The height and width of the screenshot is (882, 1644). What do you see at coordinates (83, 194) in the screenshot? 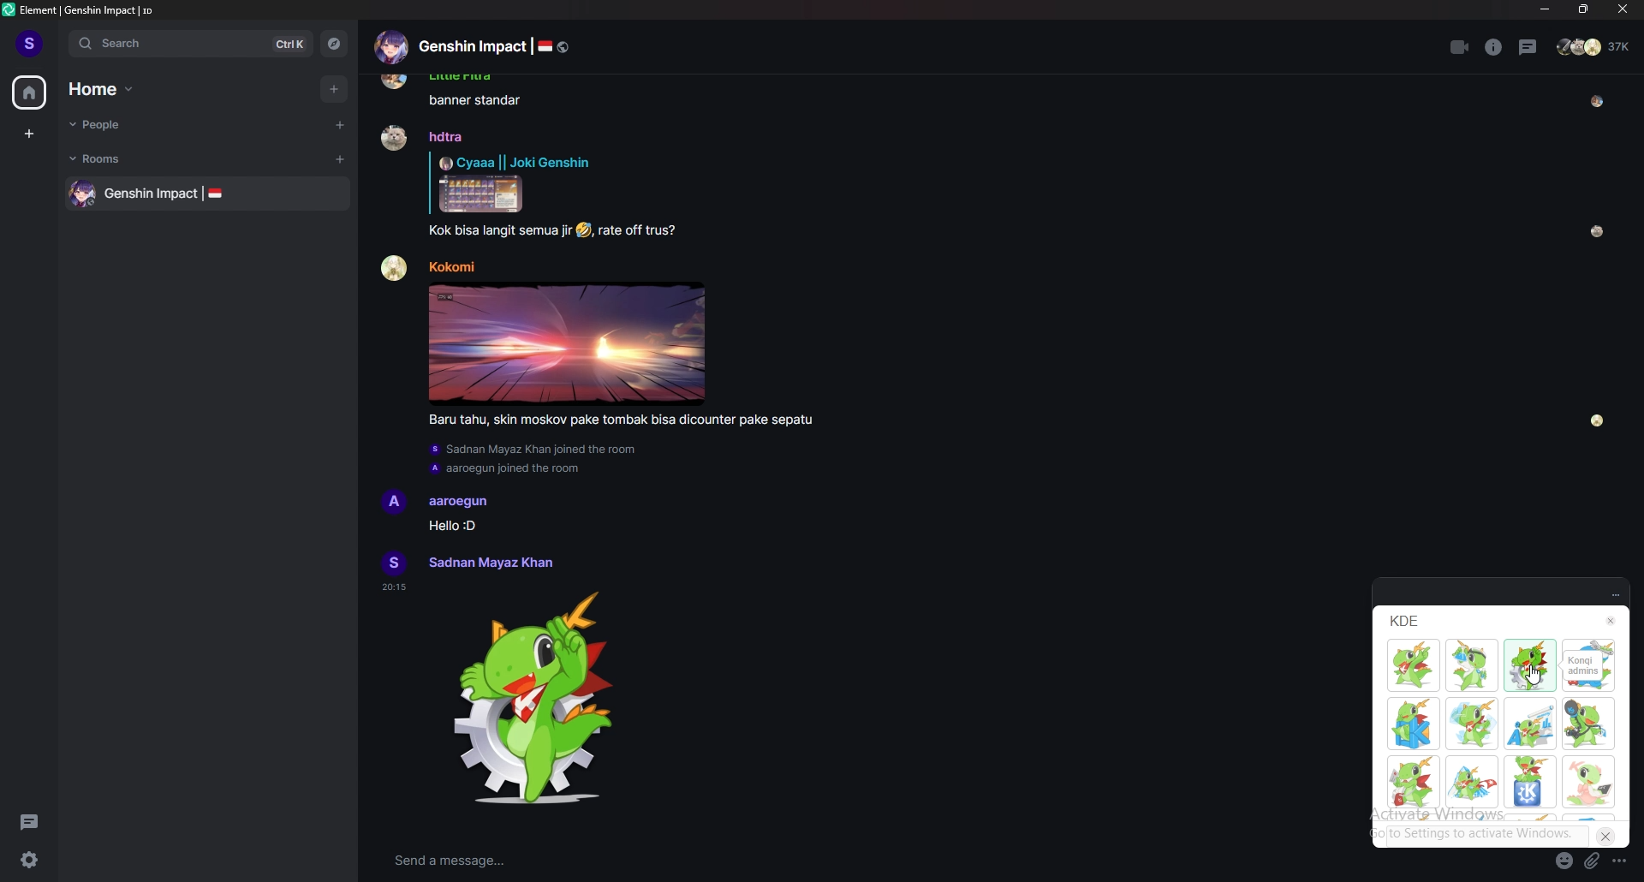
I see `Profile picture of group` at bounding box center [83, 194].